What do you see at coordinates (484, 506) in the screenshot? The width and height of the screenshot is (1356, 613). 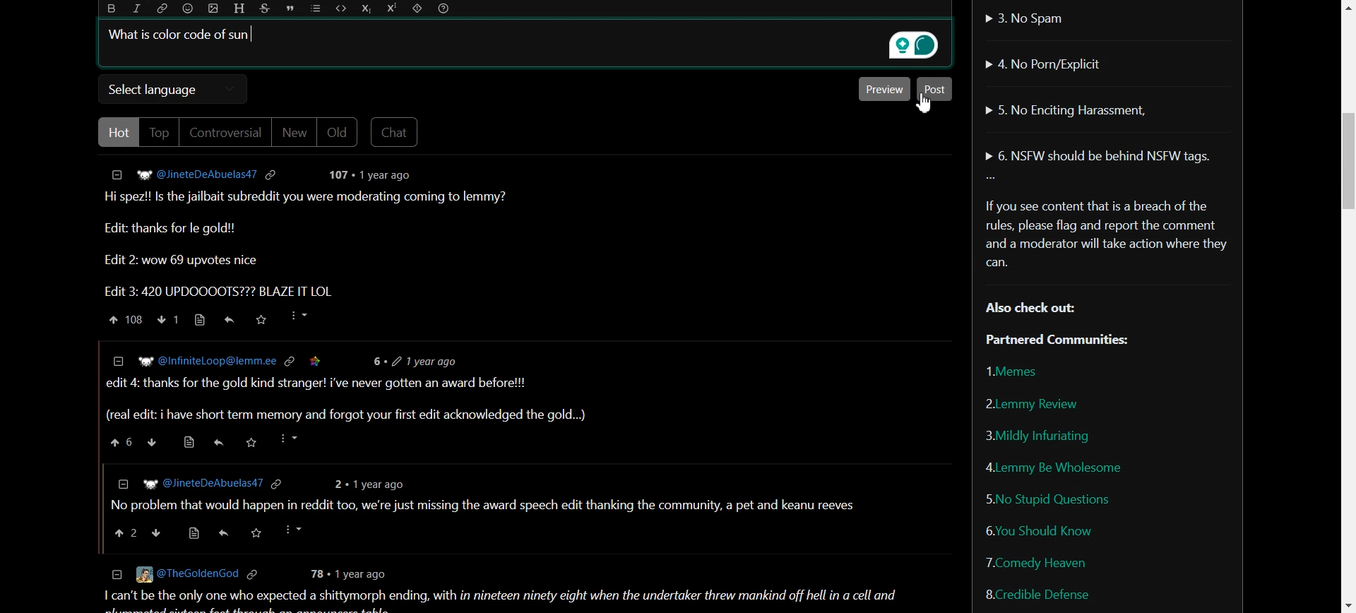 I see `| No problem that would happen in reddit too, we're just missing the award speech edit thanking the community, a pet and keanu reeves` at bounding box center [484, 506].